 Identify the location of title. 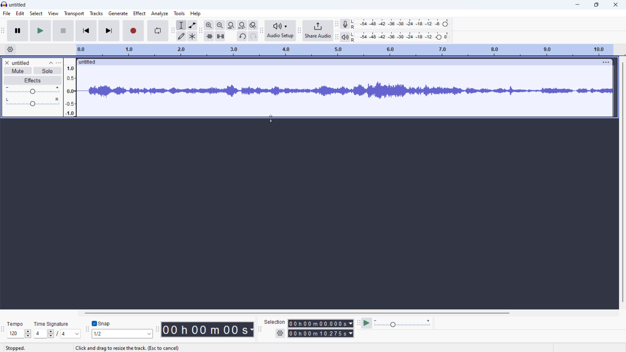
(17, 5).